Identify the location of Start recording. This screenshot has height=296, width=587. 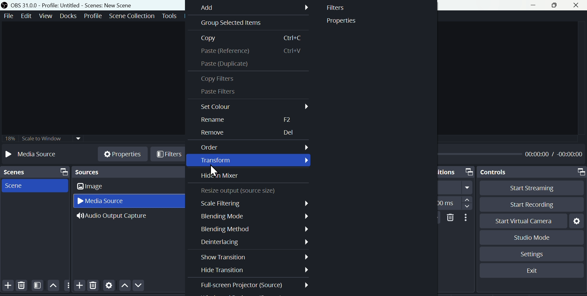
(528, 204).